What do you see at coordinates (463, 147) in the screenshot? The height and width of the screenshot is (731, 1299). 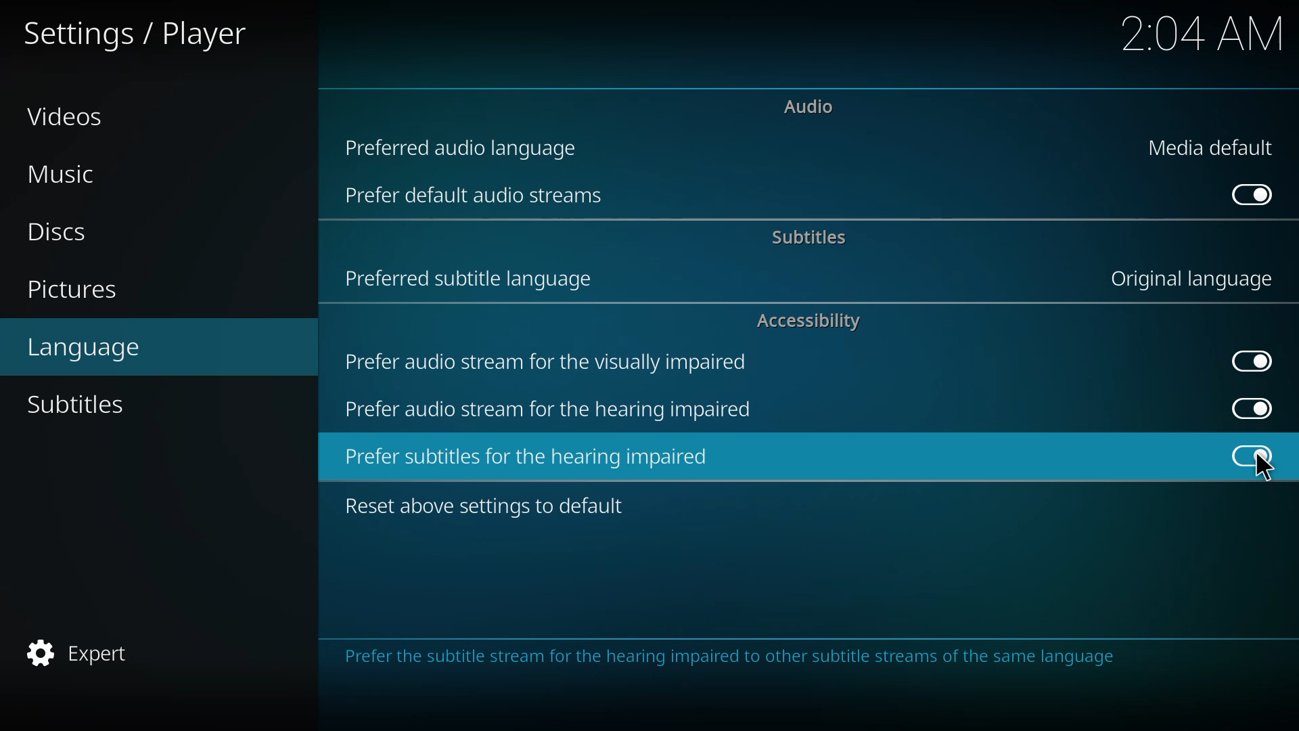 I see `preferred audio language` at bounding box center [463, 147].